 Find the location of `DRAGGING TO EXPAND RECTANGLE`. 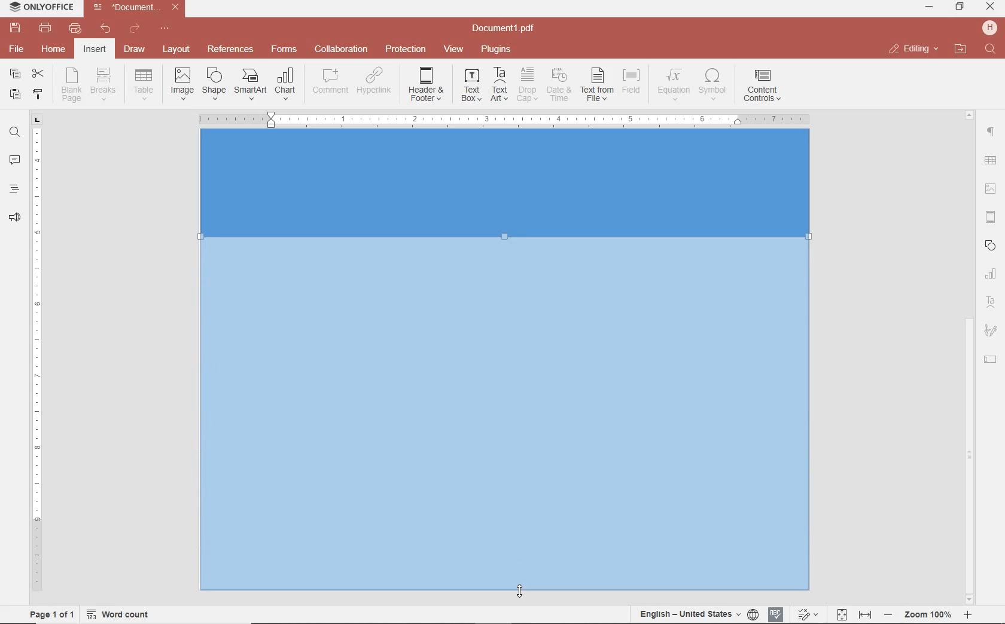

DRAGGING TO EXPAND RECTANGLE is located at coordinates (508, 420).